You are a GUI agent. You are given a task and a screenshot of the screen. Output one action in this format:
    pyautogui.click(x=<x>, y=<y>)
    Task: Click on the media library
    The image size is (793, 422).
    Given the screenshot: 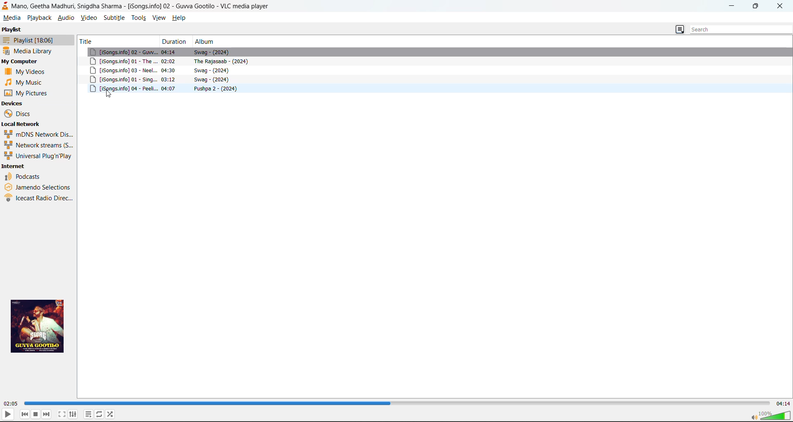 What is the action you would take?
    pyautogui.click(x=30, y=51)
    